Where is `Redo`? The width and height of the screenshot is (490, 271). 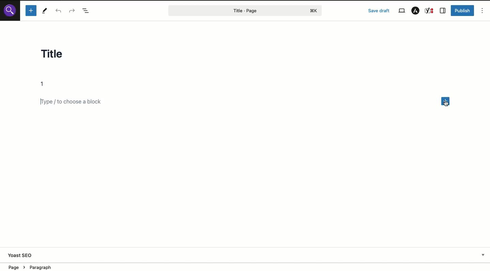 Redo is located at coordinates (72, 10).